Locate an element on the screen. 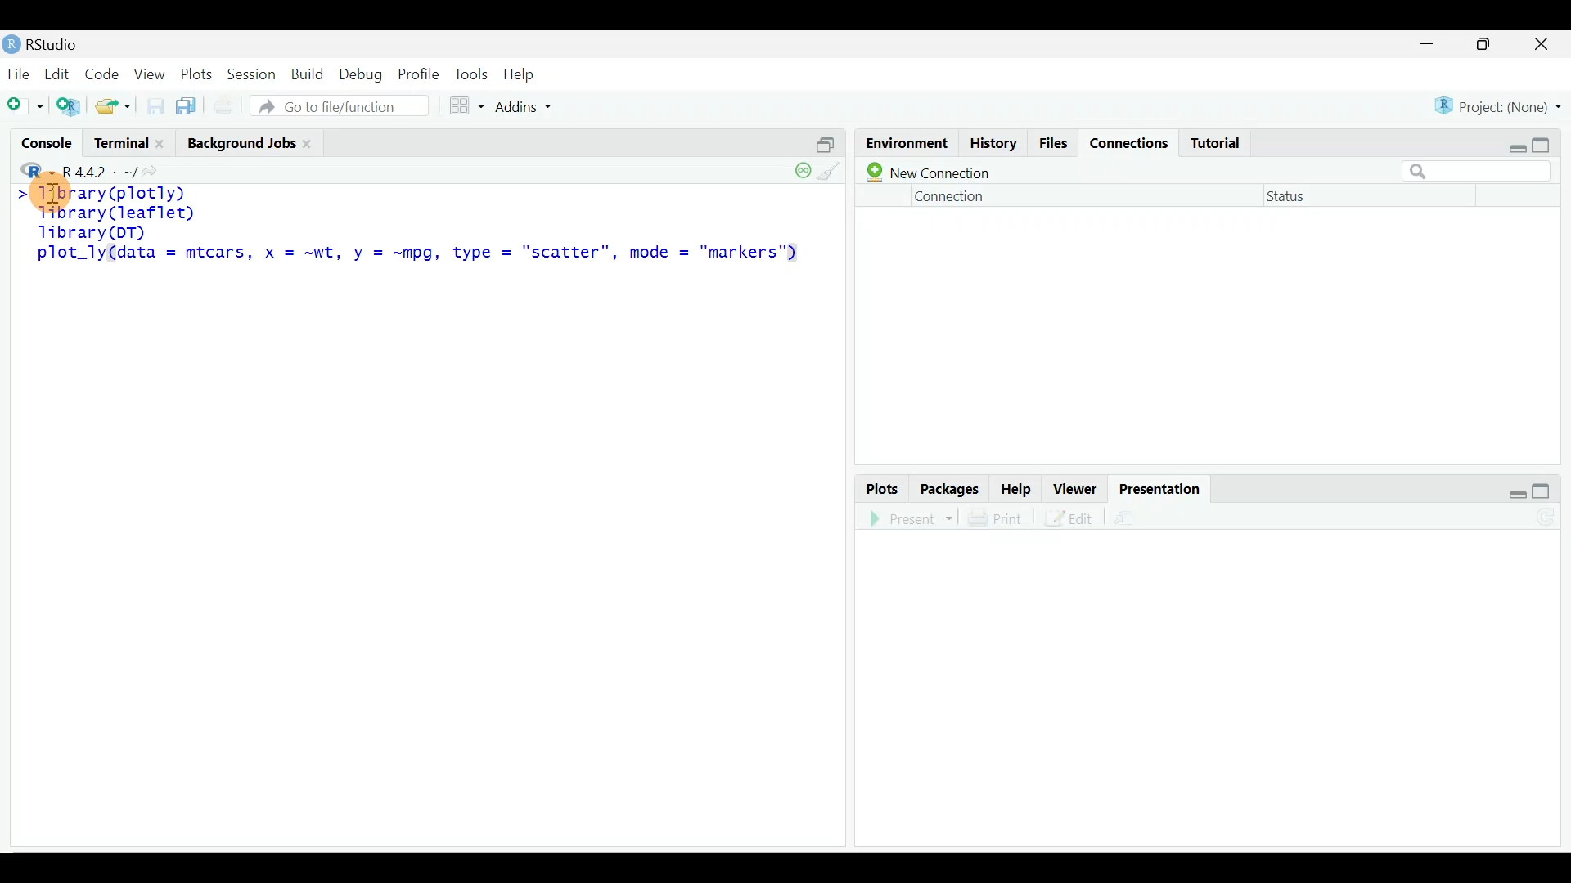 The image size is (1571, 883). maximize is located at coordinates (1491, 46).